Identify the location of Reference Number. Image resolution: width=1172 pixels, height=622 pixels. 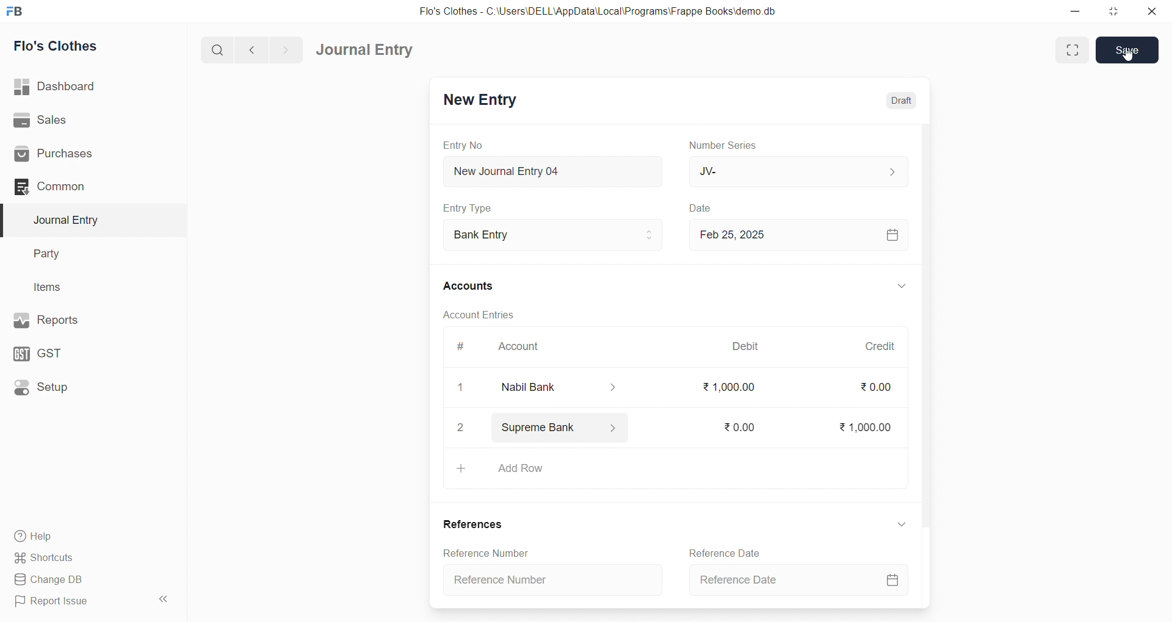
(483, 552).